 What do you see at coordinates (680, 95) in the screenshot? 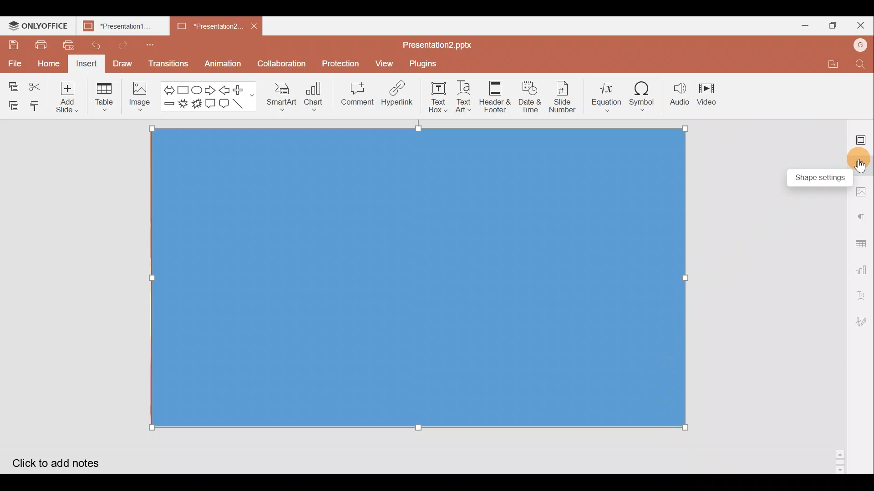
I see `Audio` at bounding box center [680, 95].